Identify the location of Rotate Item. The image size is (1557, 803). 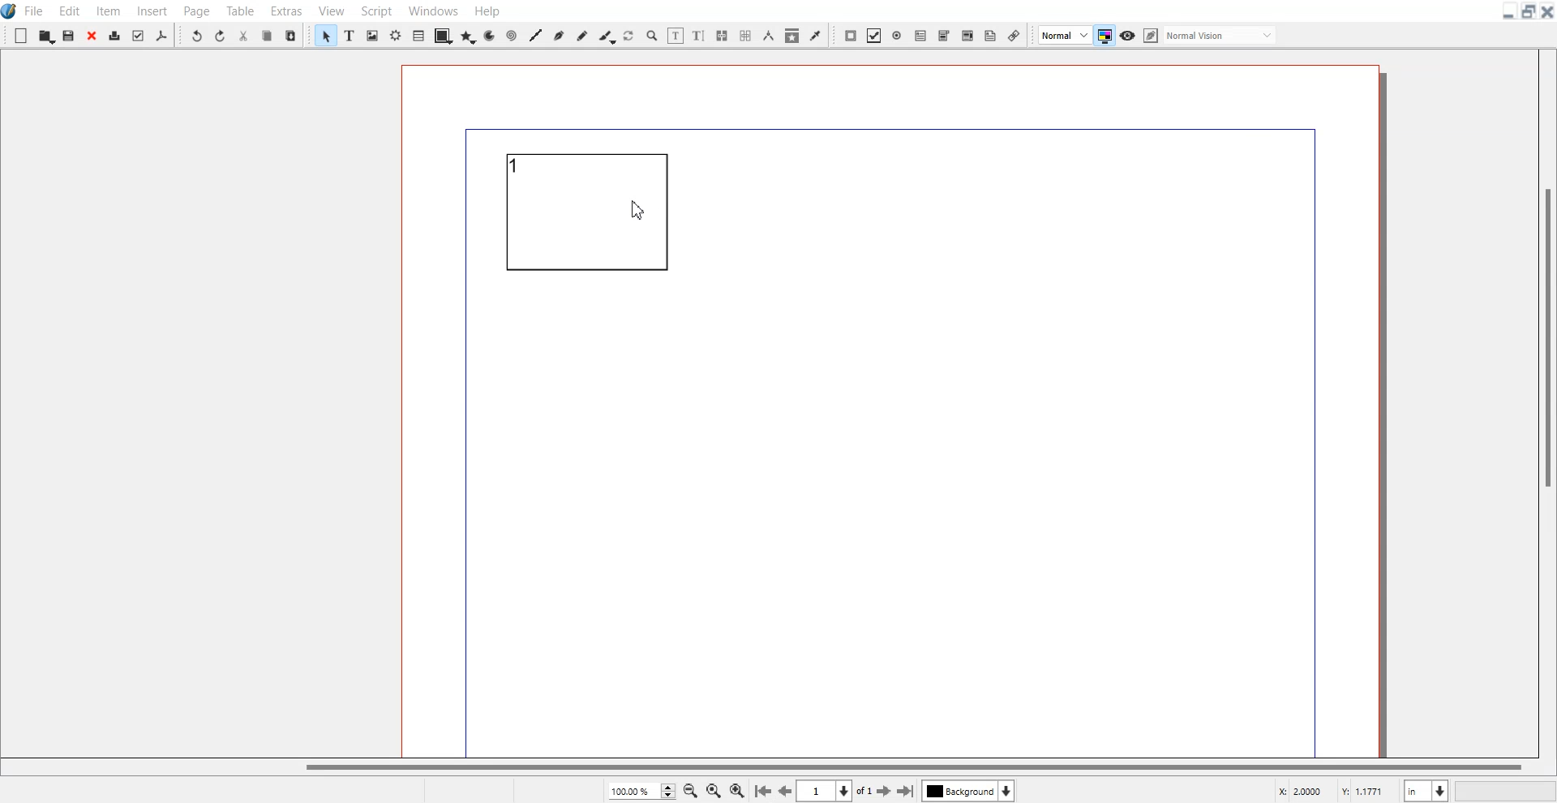
(628, 36).